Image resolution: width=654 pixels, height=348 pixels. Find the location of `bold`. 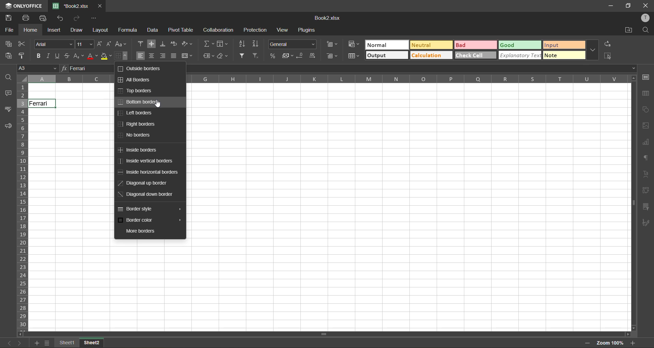

bold is located at coordinates (38, 56).